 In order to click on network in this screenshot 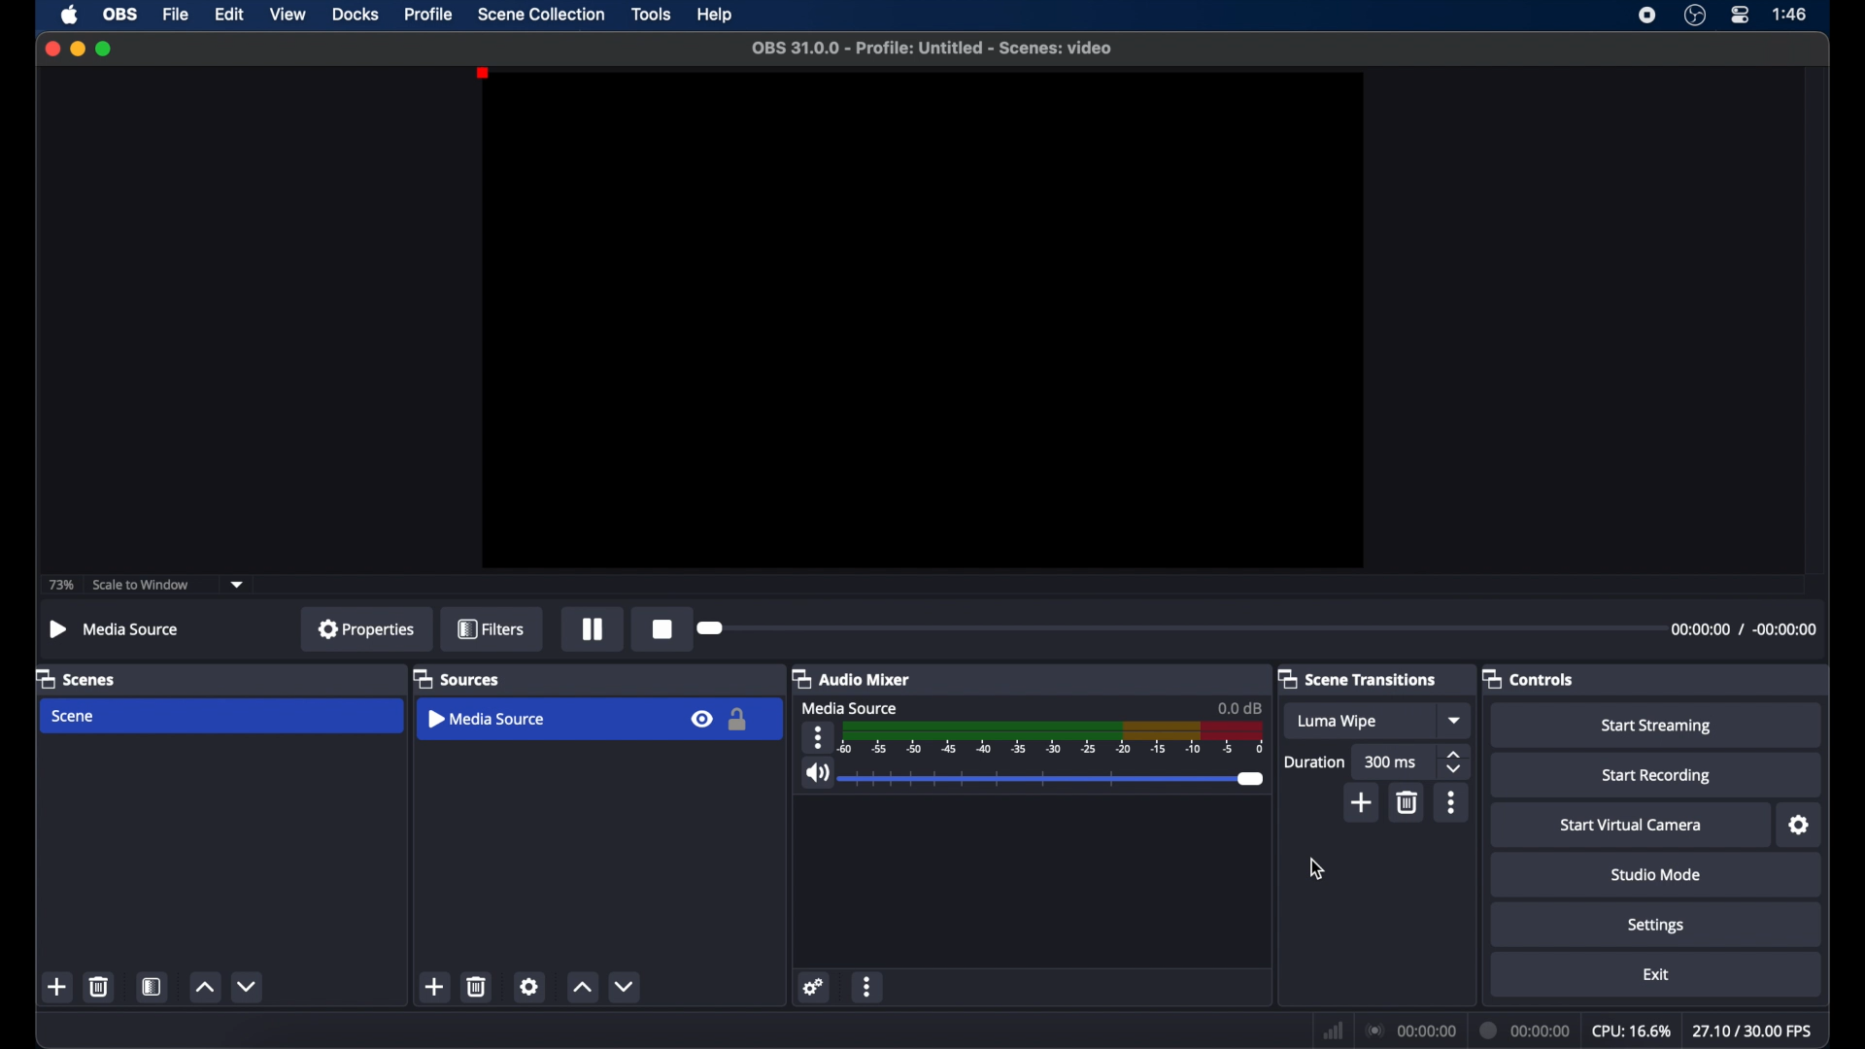, I will do `click(1334, 1032)`.